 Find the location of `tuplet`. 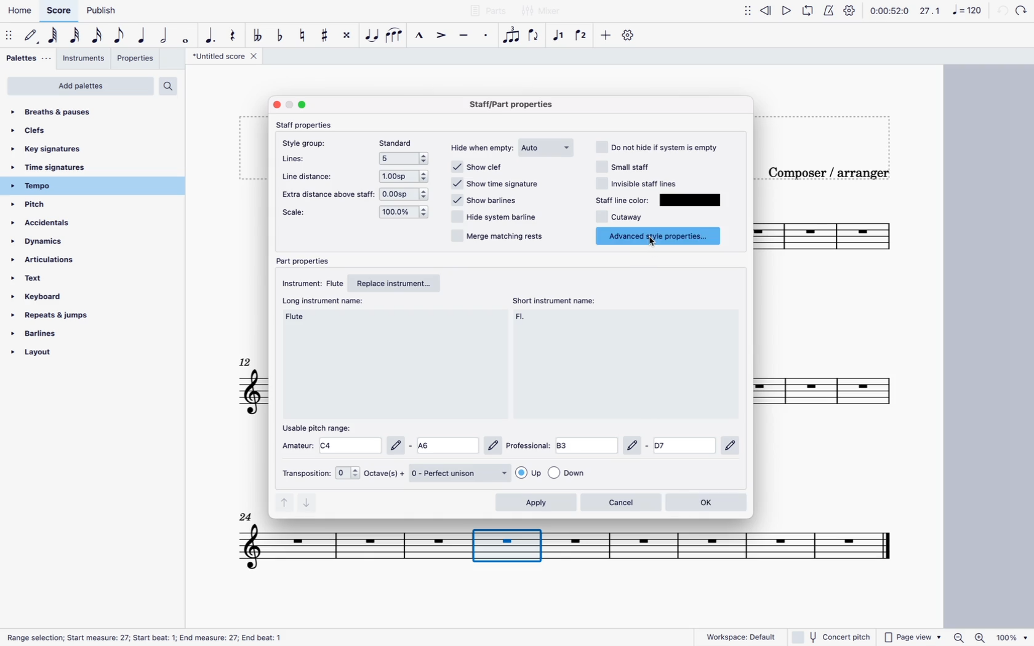

tuplet is located at coordinates (510, 36).